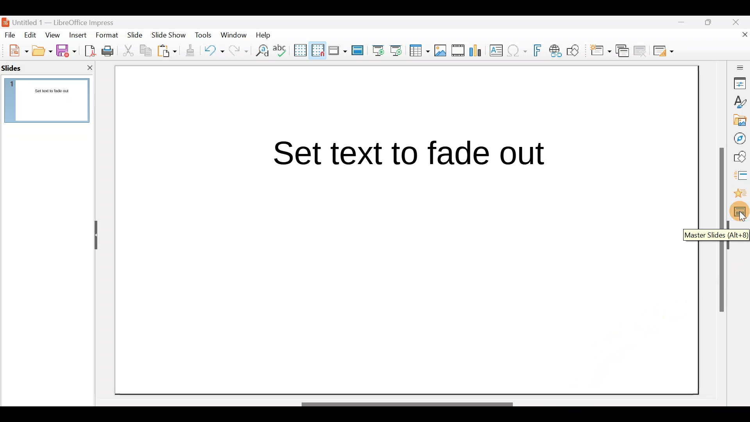  I want to click on Open, so click(42, 51).